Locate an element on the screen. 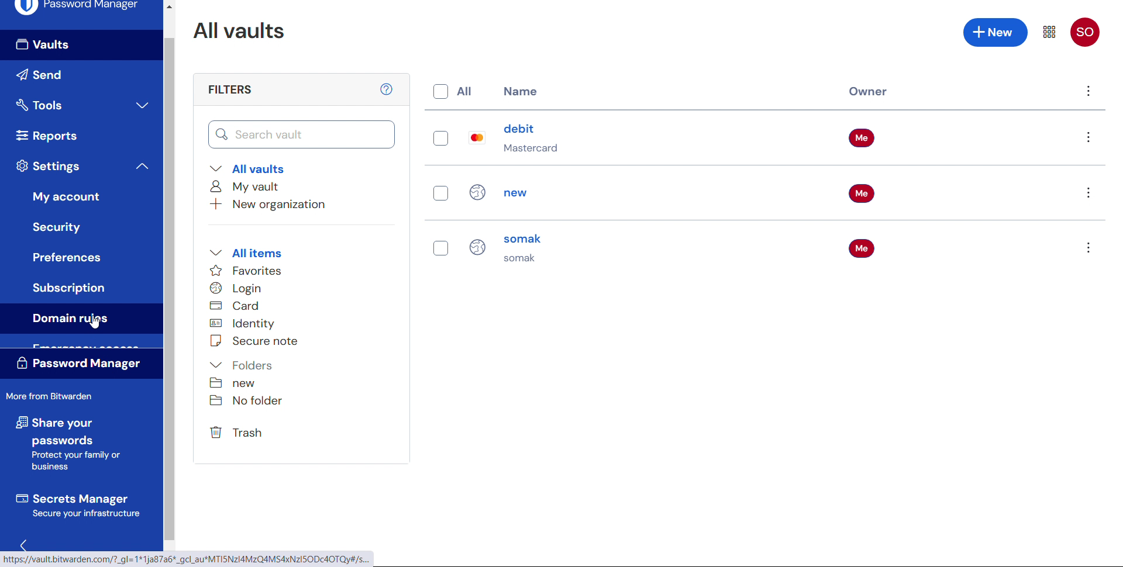  somak somak is located at coordinates (532, 249).